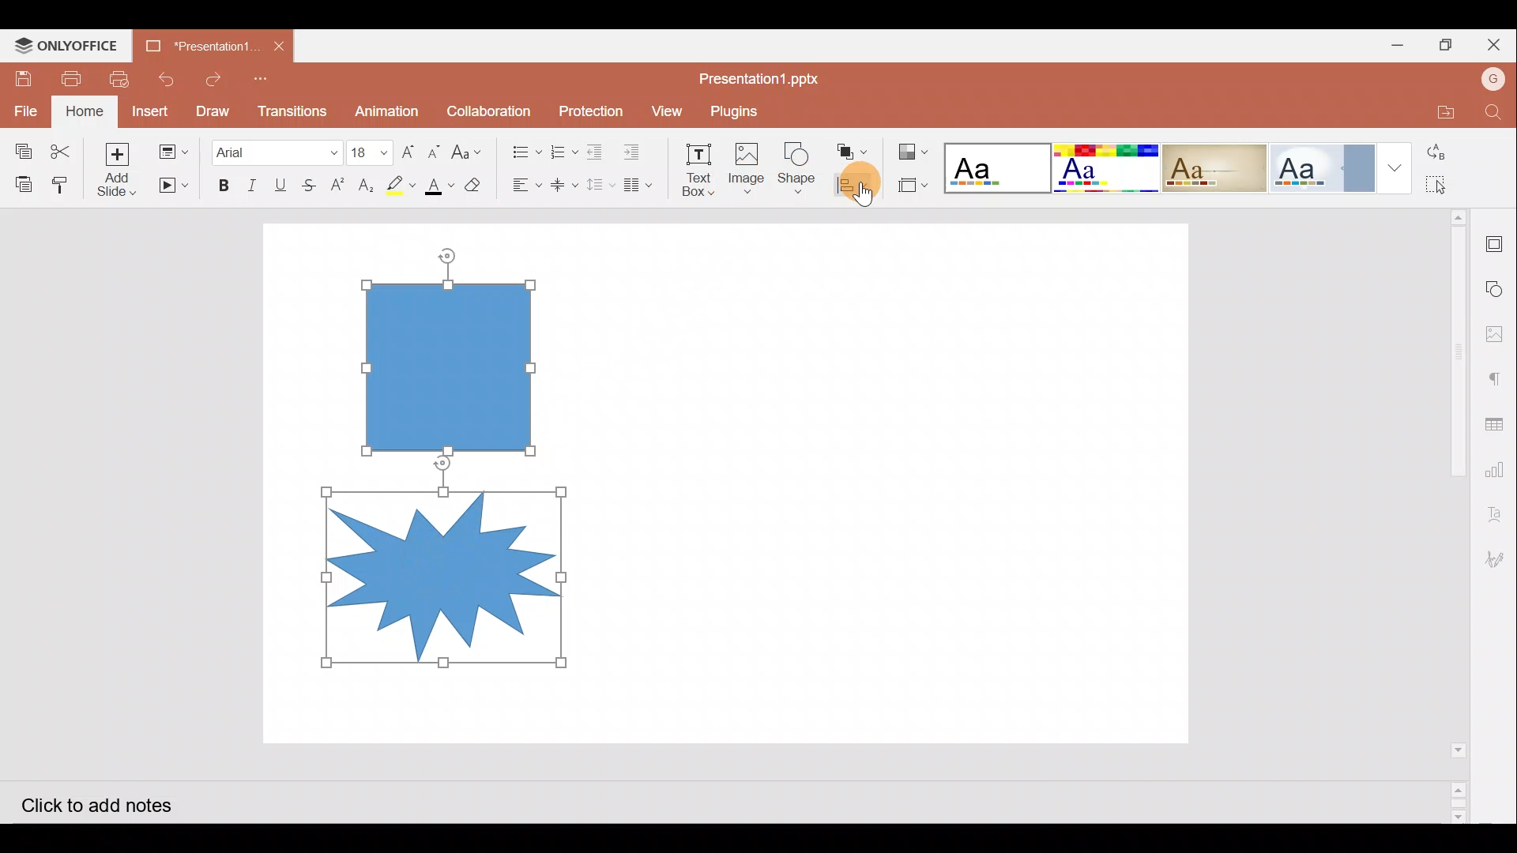 This screenshot has height=853, width=1517. What do you see at coordinates (63, 182) in the screenshot?
I see `Copy style` at bounding box center [63, 182].